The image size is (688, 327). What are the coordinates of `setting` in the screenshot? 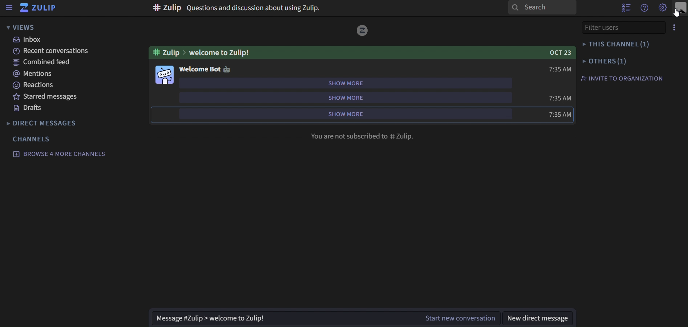 It's located at (662, 8).